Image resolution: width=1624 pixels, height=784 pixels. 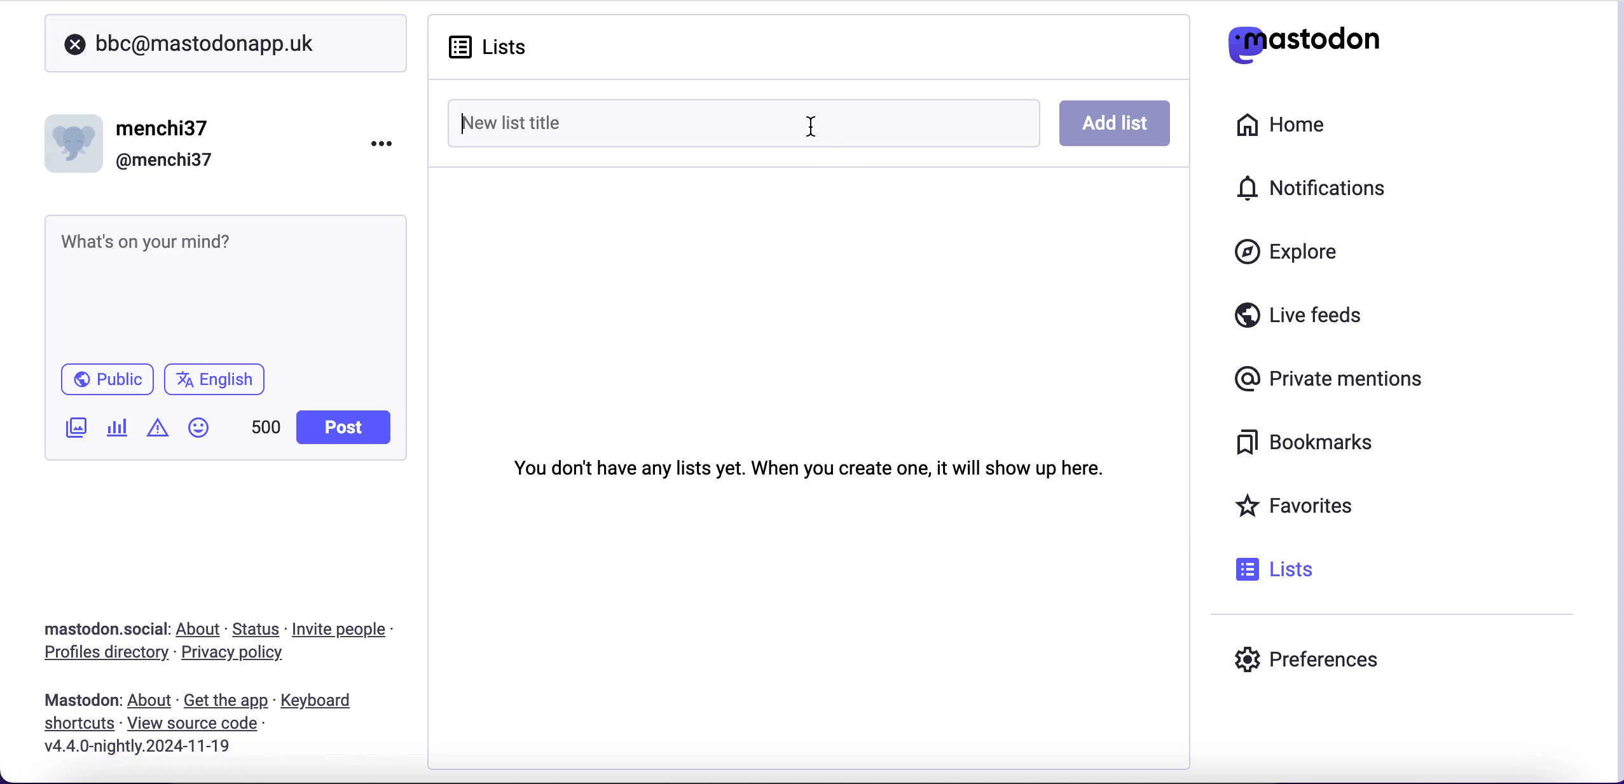 What do you see at coordinates (75, 45) in the screenshot?
I see `close` at bounding box center [75, 45].